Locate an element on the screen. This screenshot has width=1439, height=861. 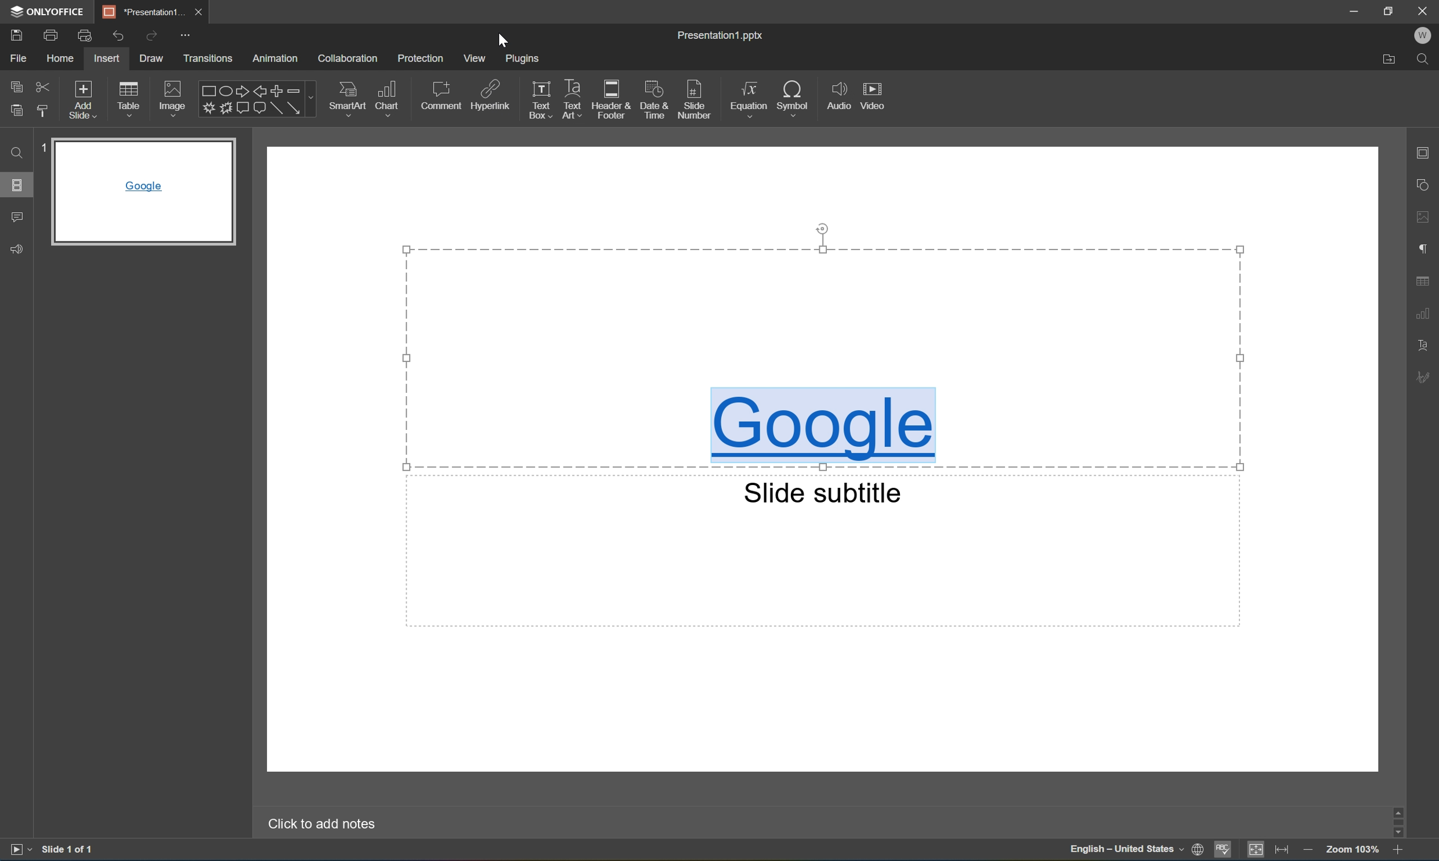
Chart is located at coordinates (389, 99).